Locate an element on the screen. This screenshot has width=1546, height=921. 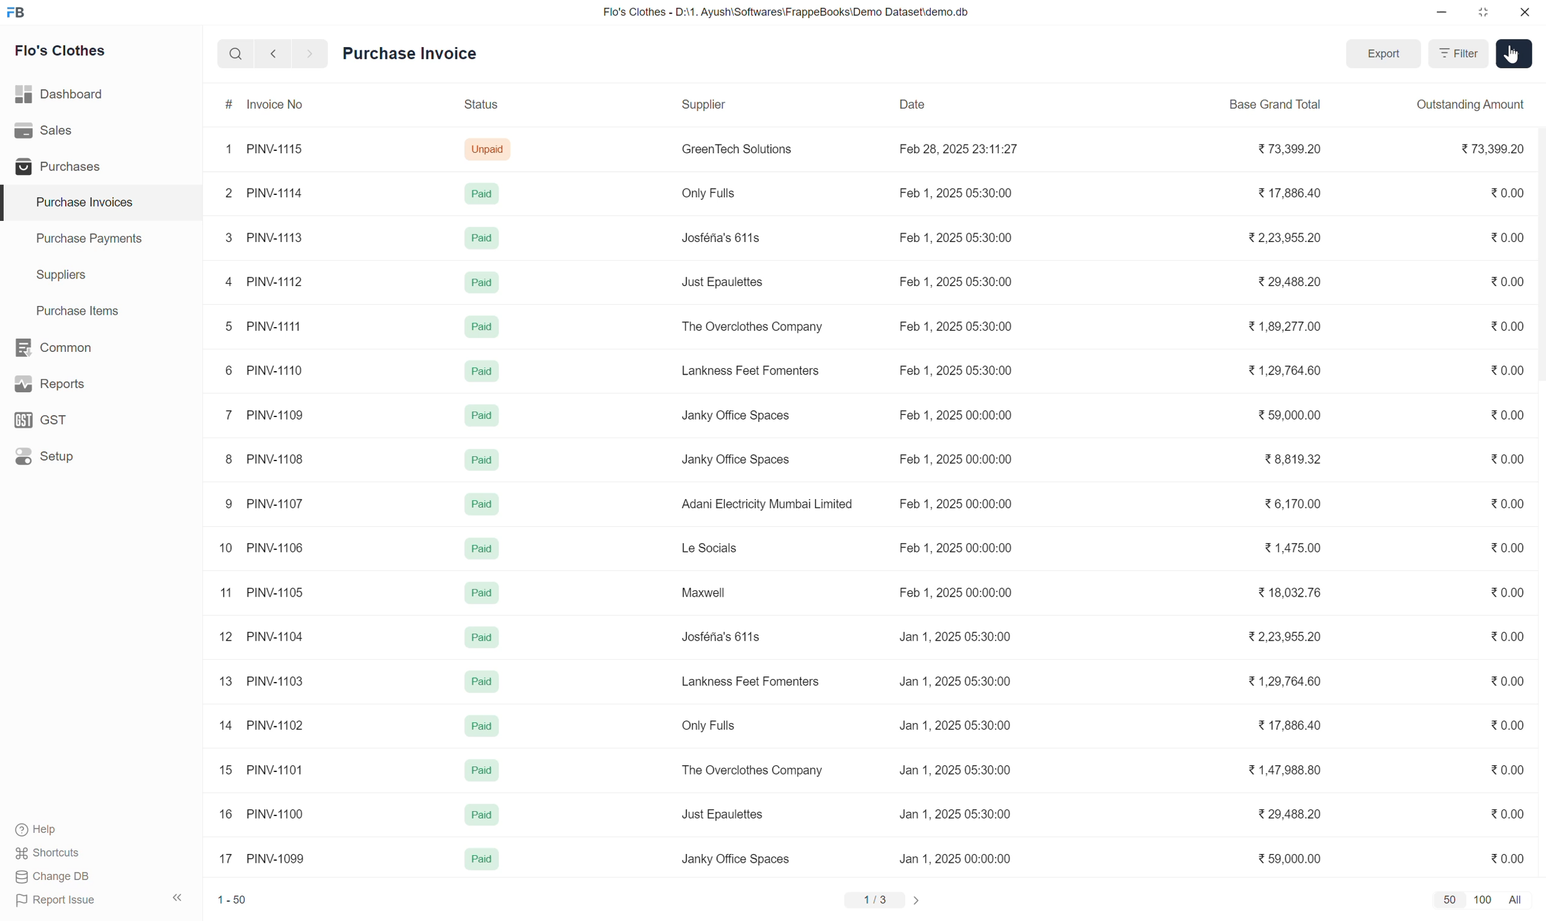
Paid is located at coordinates (478, 418).